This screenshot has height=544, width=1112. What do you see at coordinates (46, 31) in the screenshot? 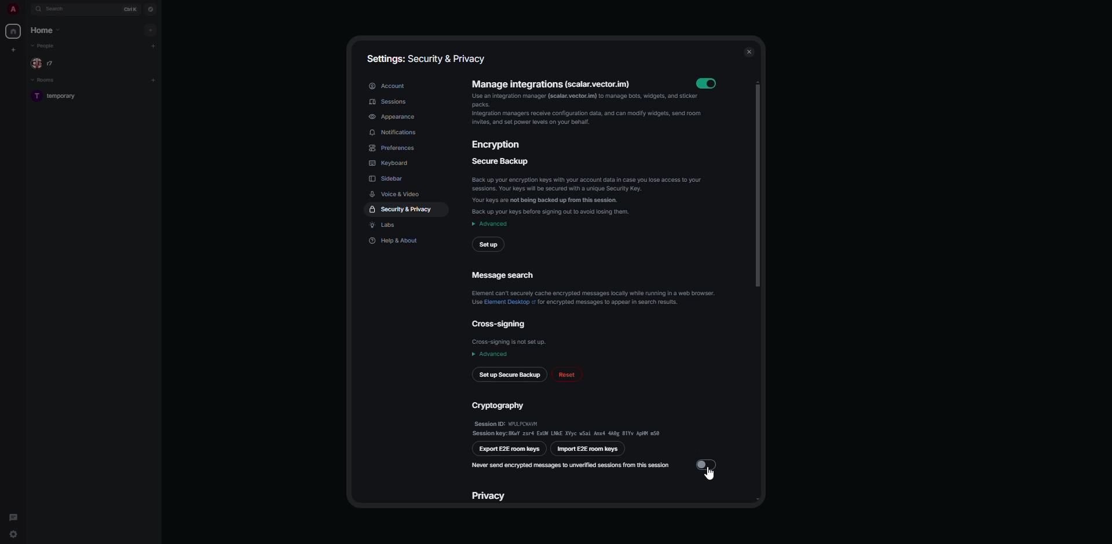
I see `home` at bounding box center [46, 31].